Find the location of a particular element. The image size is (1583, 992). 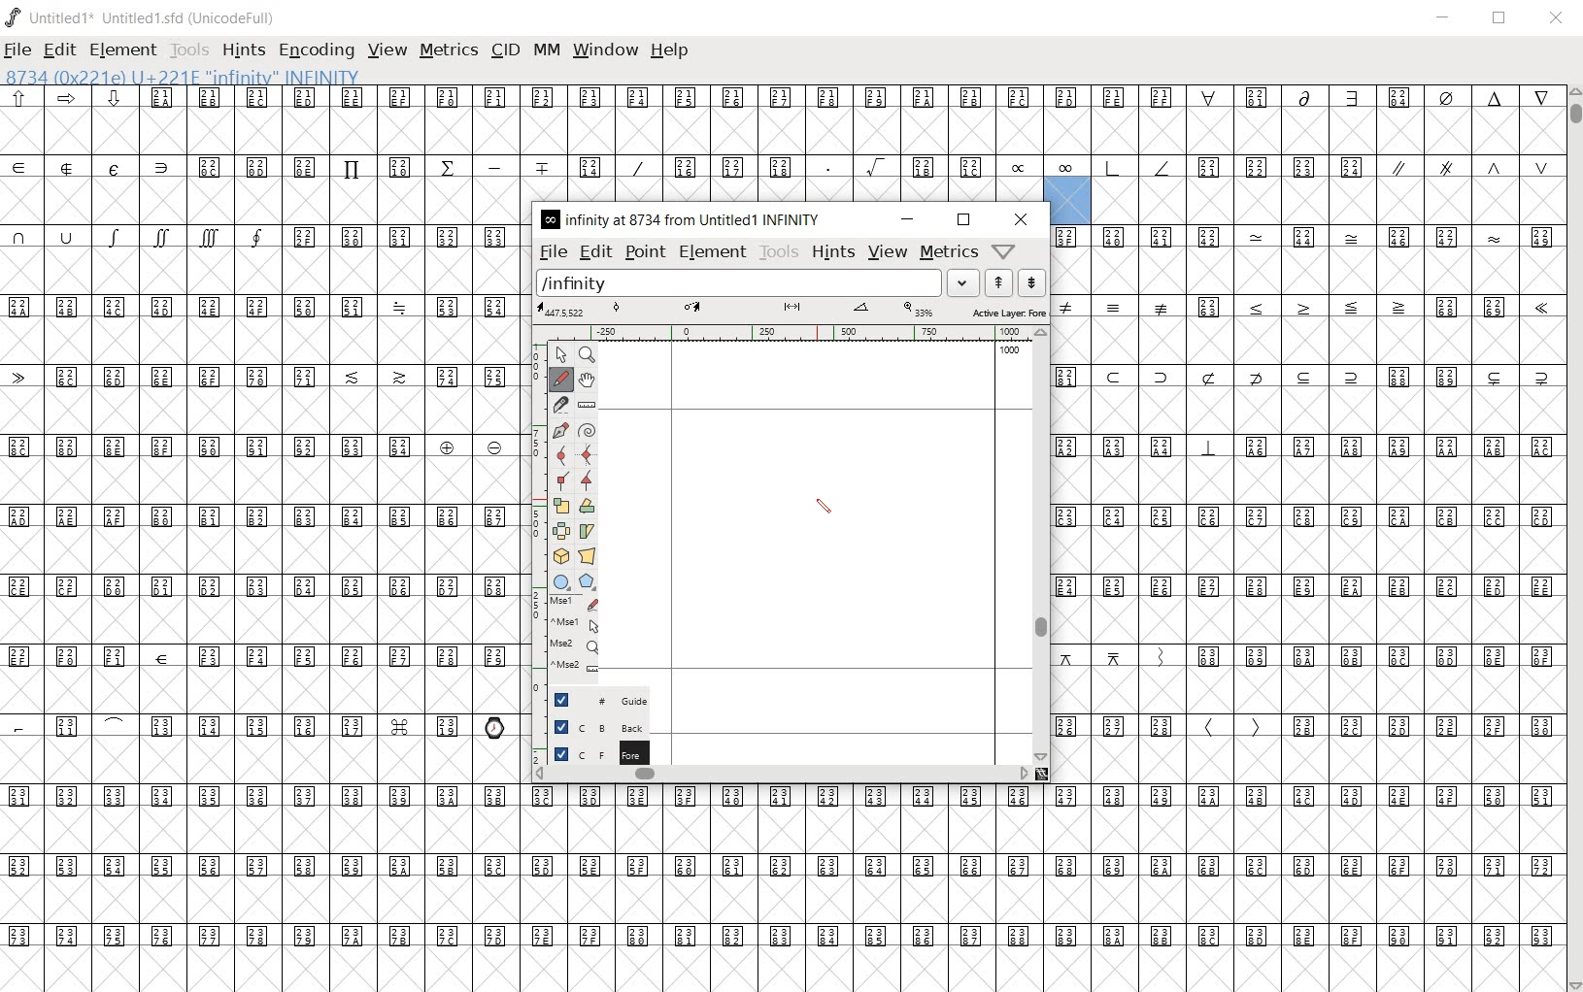

mm is located at coordinates (545, 51).